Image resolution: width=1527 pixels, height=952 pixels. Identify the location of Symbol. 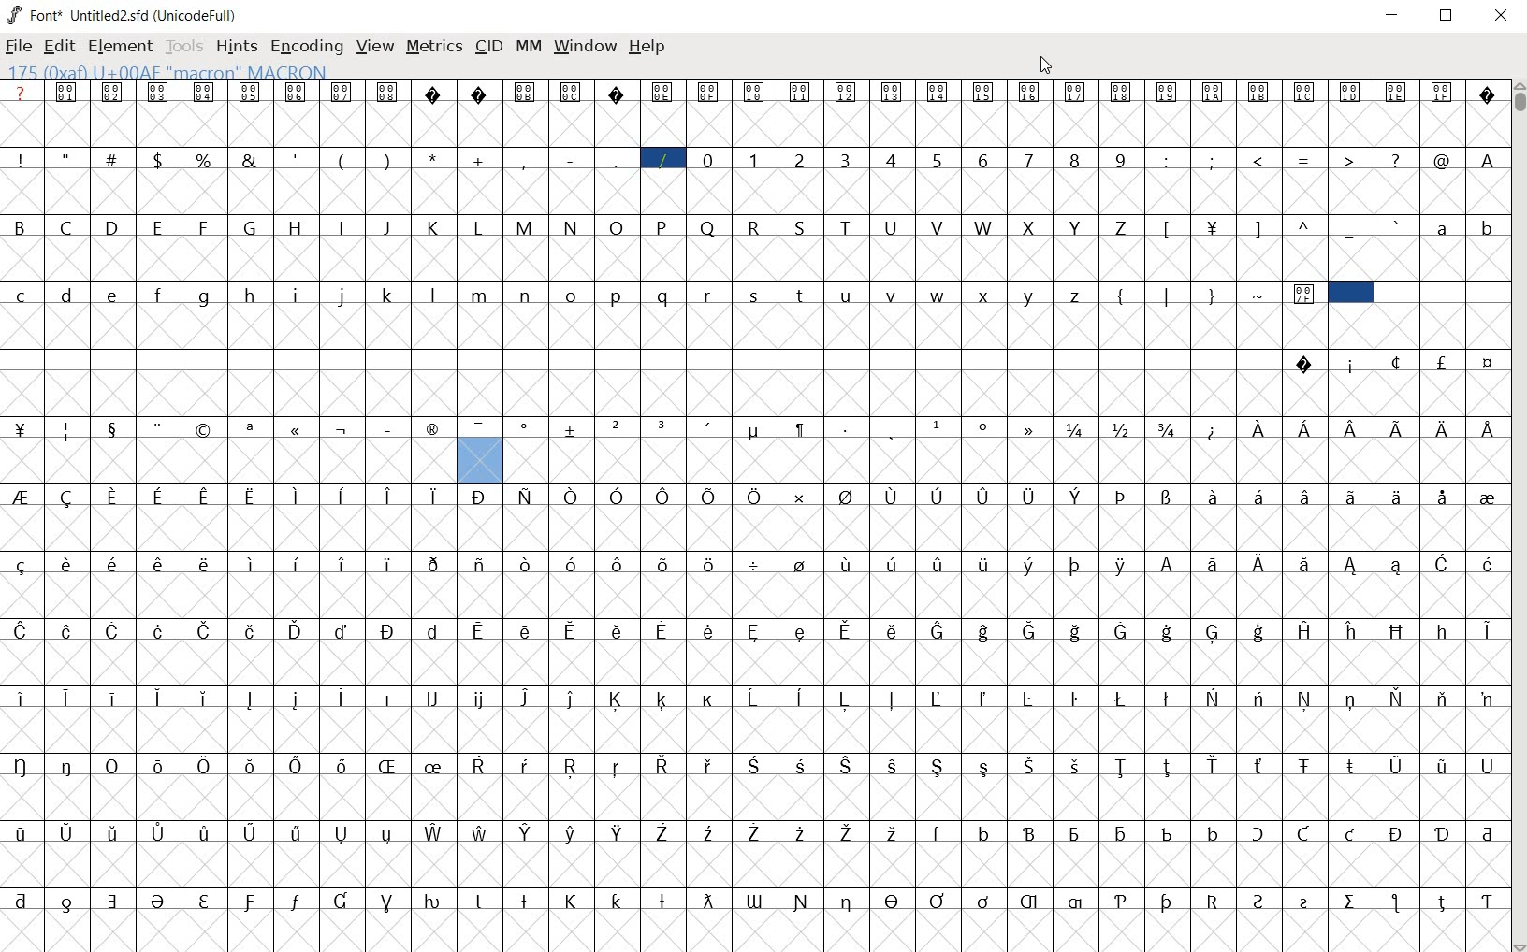
(251, 427).